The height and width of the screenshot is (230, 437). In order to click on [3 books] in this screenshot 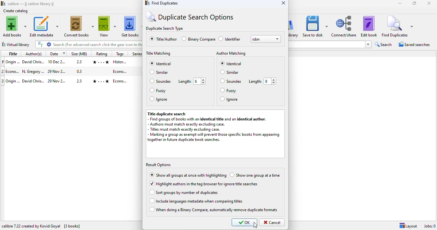, I will do `click(72, 226)`.